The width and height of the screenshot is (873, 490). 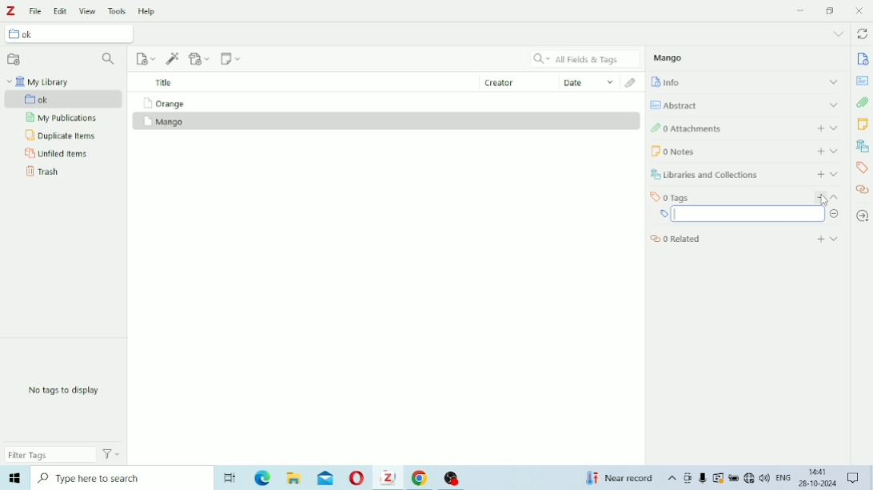 What do you see at coordinates (620, 478) in the screenshot?
I see `Temperature` at bounding box center [620, 478].